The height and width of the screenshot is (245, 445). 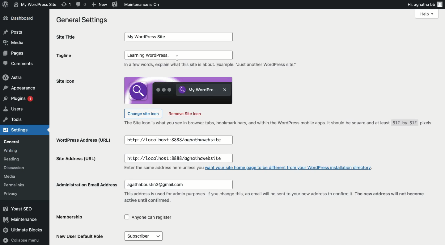 I want to click on Writing, so click(x=11, y=150).